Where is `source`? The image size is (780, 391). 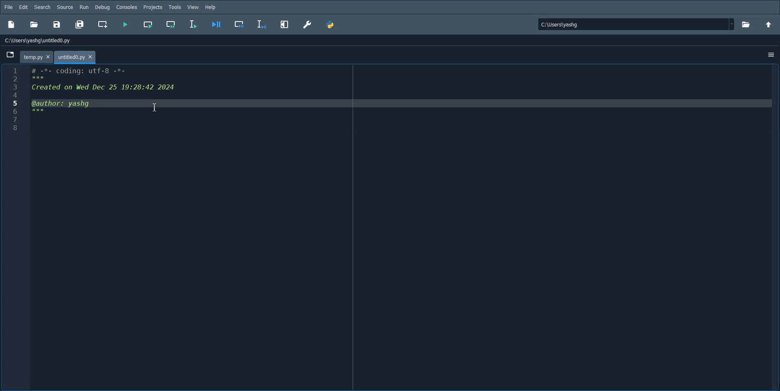
source is located at coordinates (65, 7).